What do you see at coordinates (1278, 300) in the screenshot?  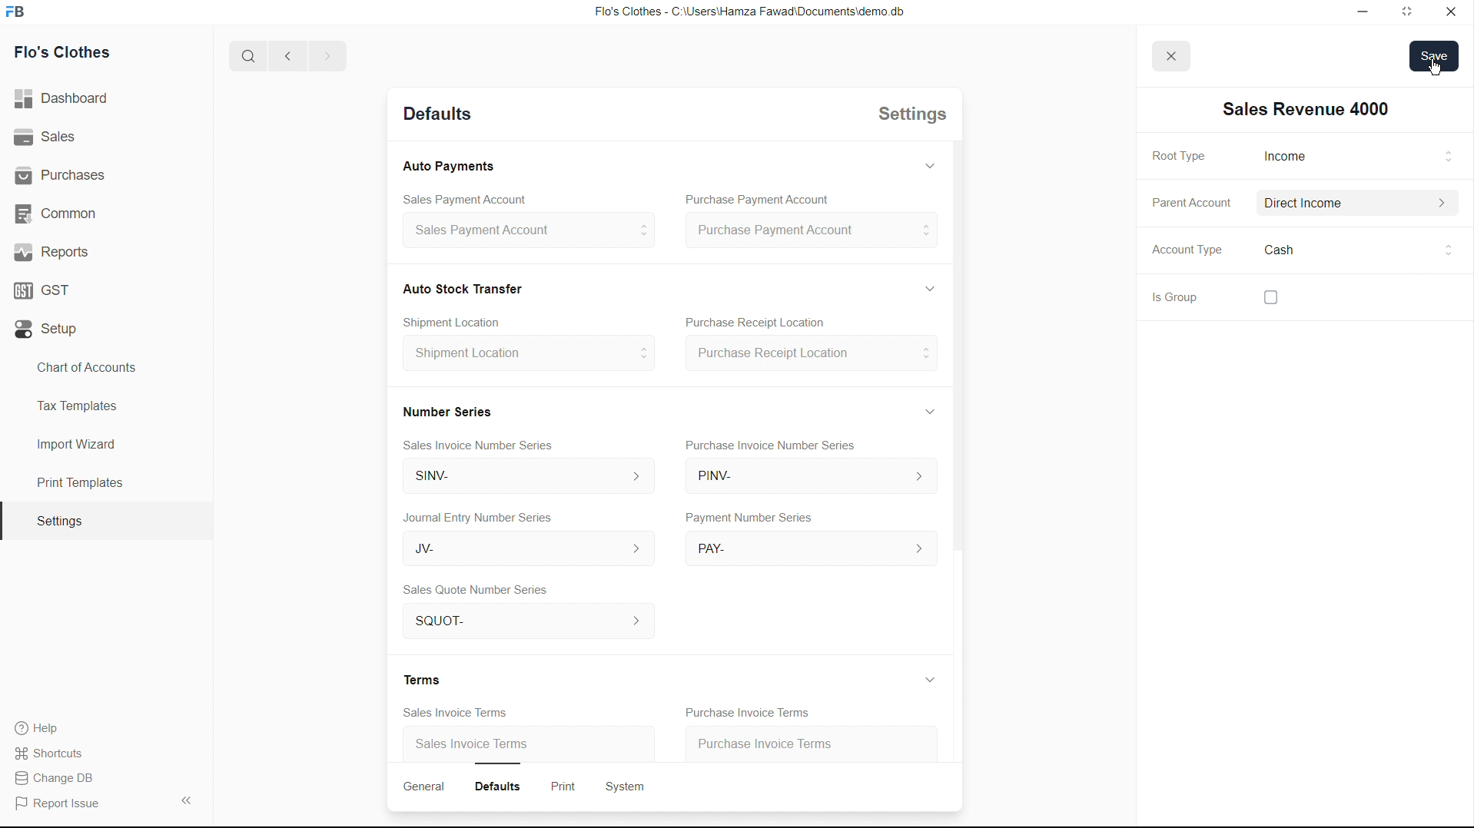 I see `checkbox` at bounding box center [1278, 300].